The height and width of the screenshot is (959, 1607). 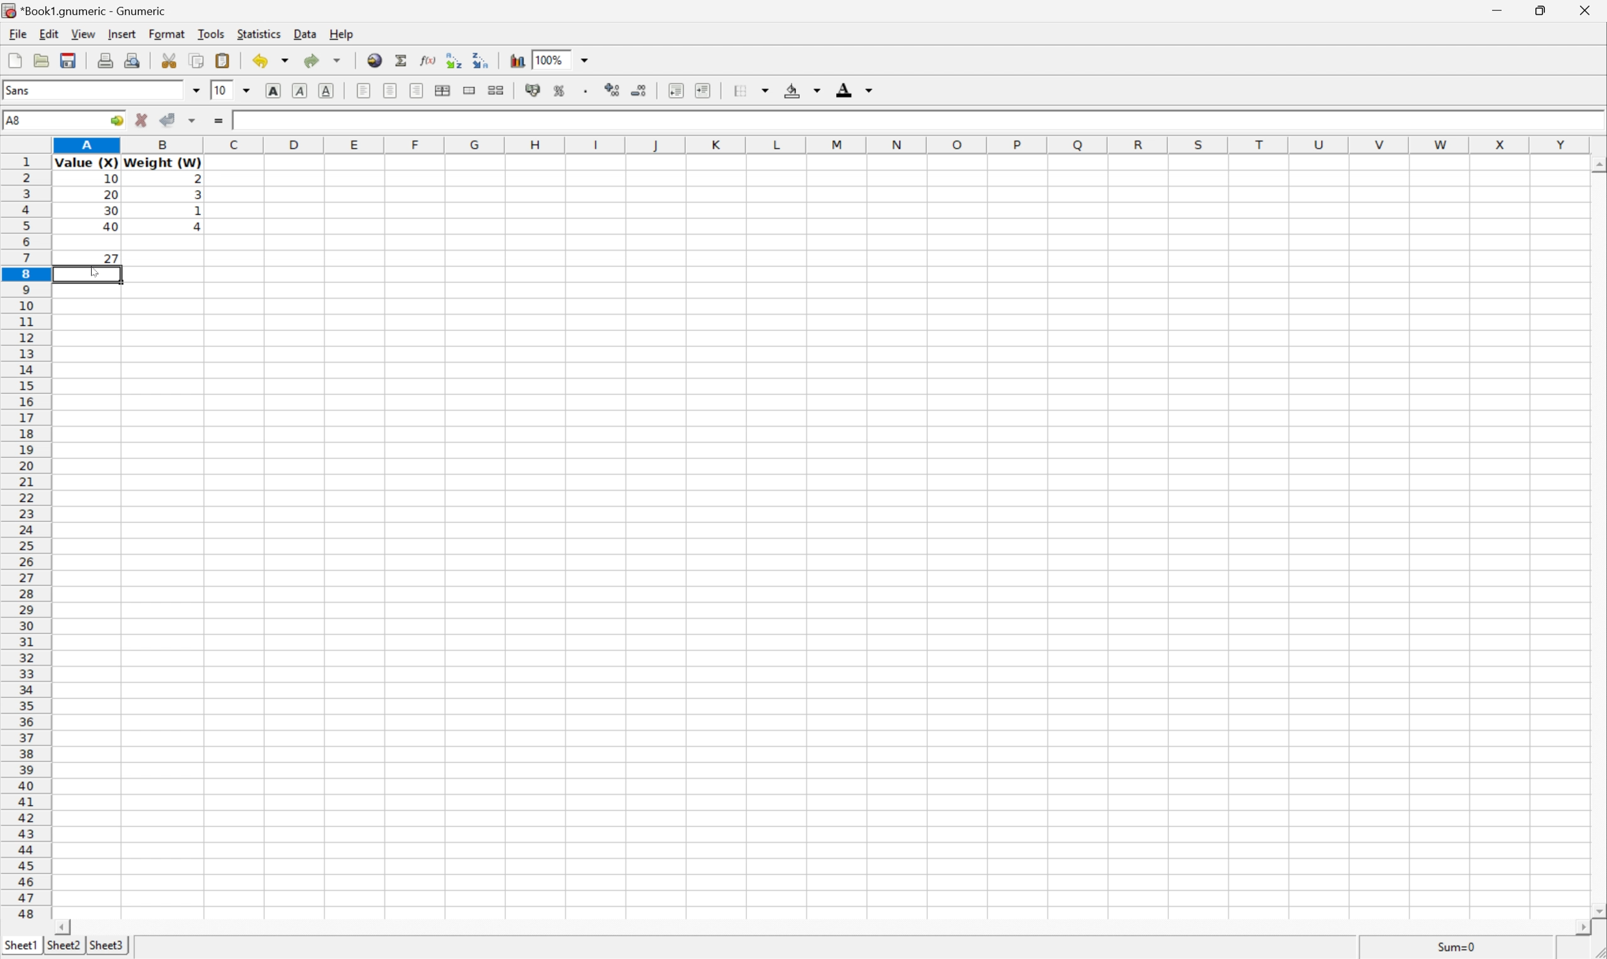 What do you see at coordinates (49, 33) in the screenshot?
I see `Edit` at bounding box center [49, 33].